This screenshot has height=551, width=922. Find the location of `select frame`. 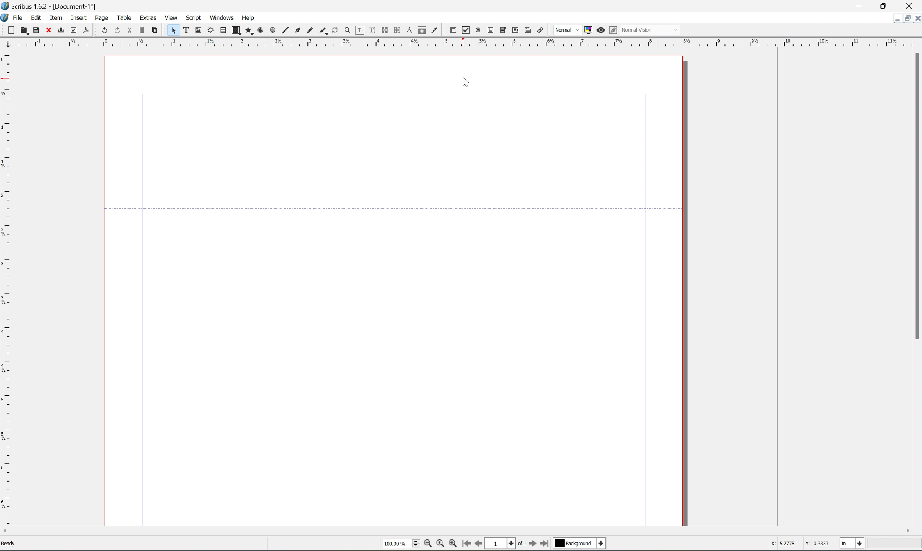

select frame is located at coordinates (174, 32).